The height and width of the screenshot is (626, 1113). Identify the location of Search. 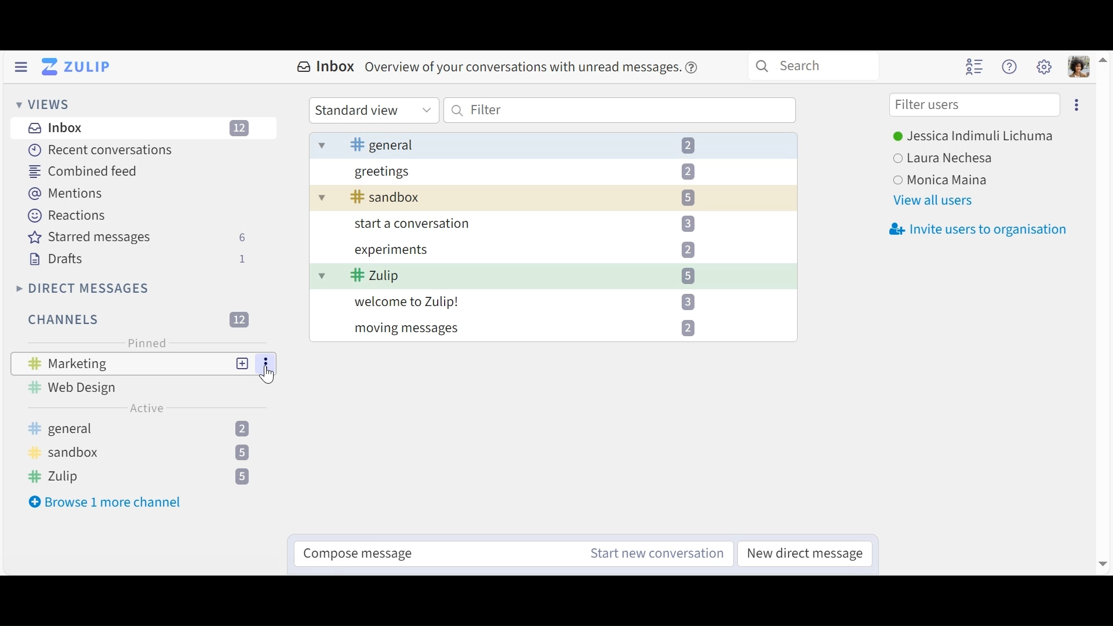
(813, 66).